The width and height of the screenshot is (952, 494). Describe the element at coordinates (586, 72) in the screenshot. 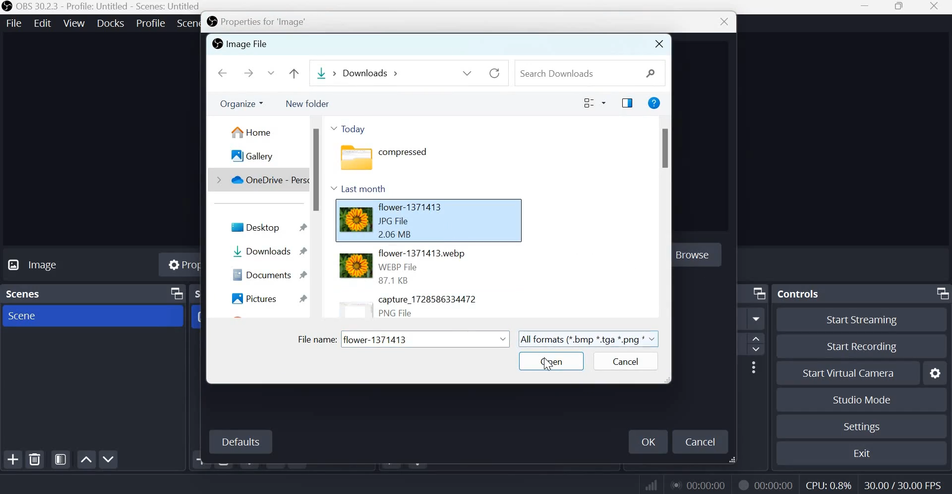

I see `Search downloads` at that location.